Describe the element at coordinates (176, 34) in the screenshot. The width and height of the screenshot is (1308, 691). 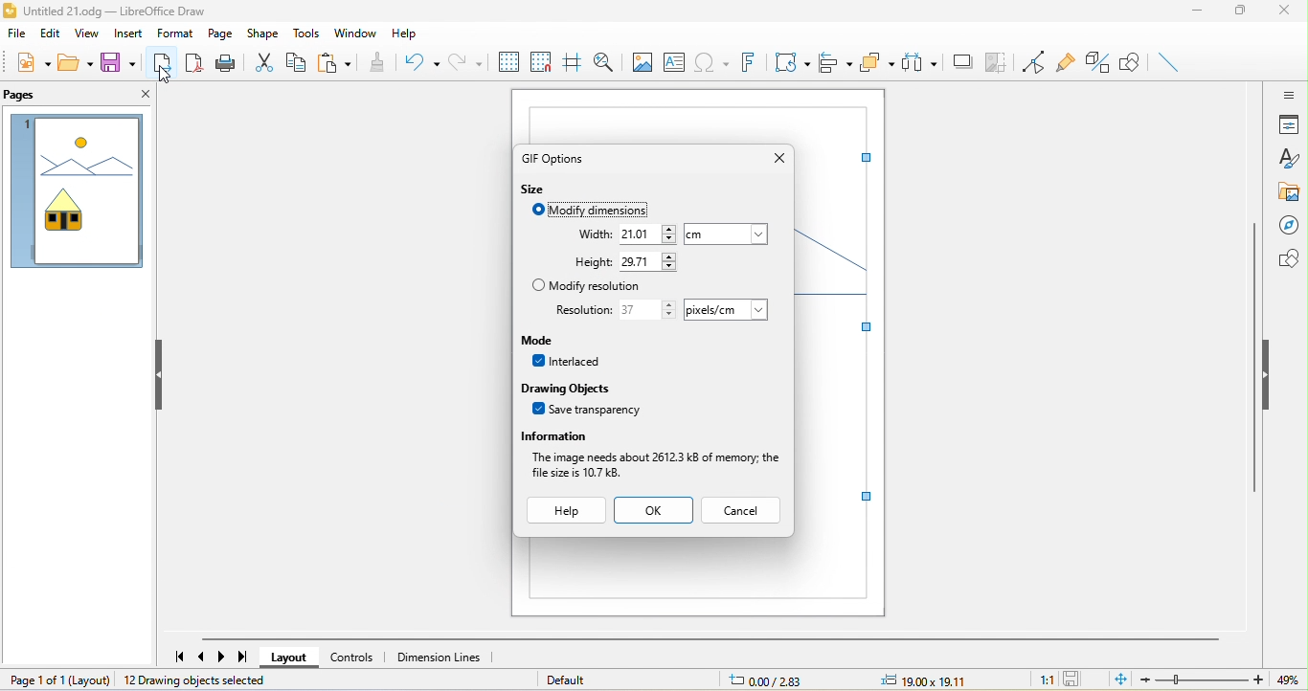
I see `format` at that location.